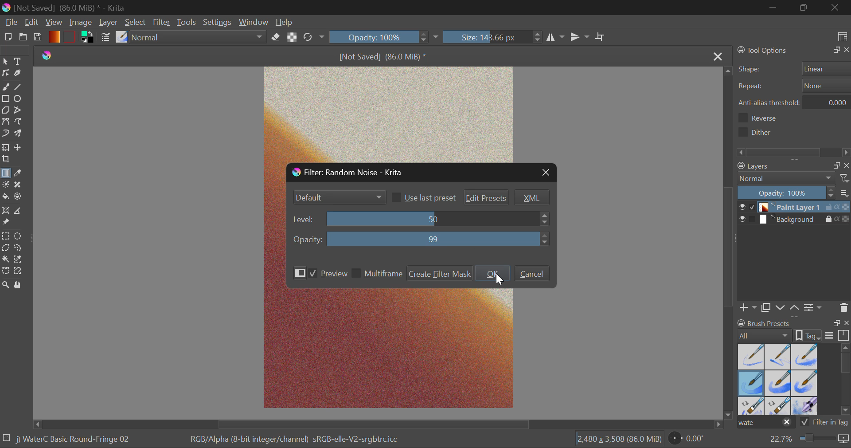 This screenshot has height=448, width=851. I want to click on Settings, so click(218, 22).